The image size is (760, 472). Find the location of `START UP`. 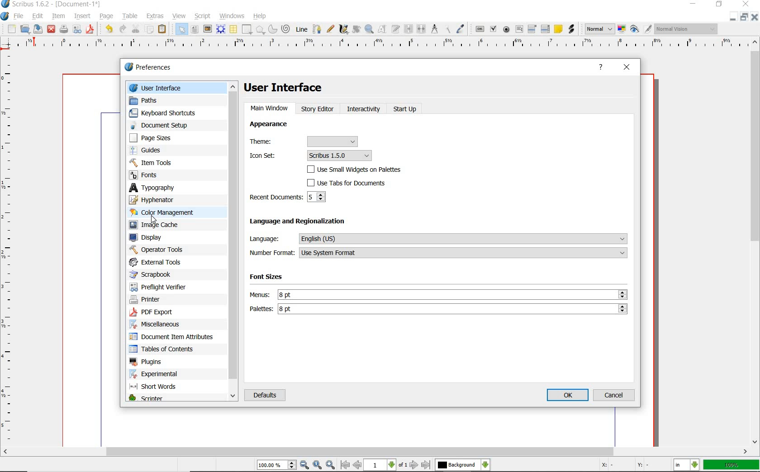

START UP is located at coordinates (404, 109).